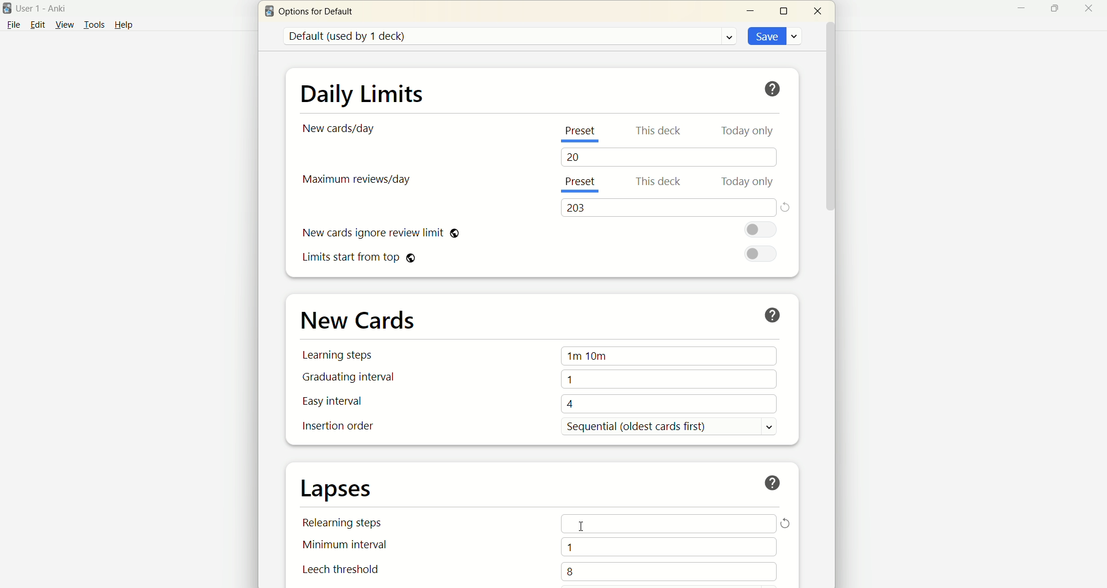 This screenshot has width=1107, height=588. What do you see at coordinates (669, 379) in the screenshot?
I see `1` at bounding box center [669, 379].